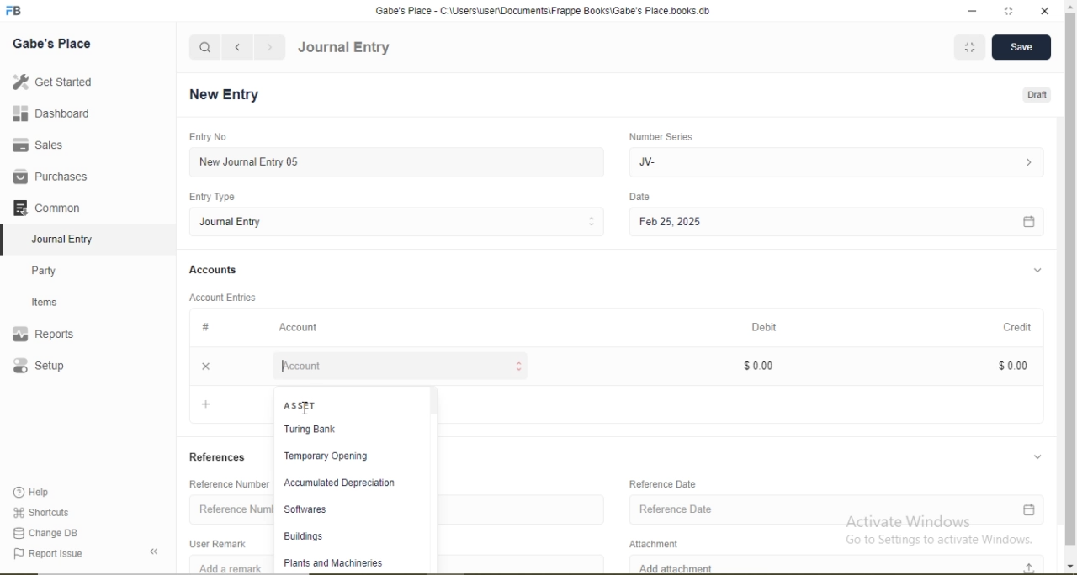 The image size is (1077, 575). Describe the element at coordinates (338, 456) in the screenshot. I see `Temporary Opening` at that location.